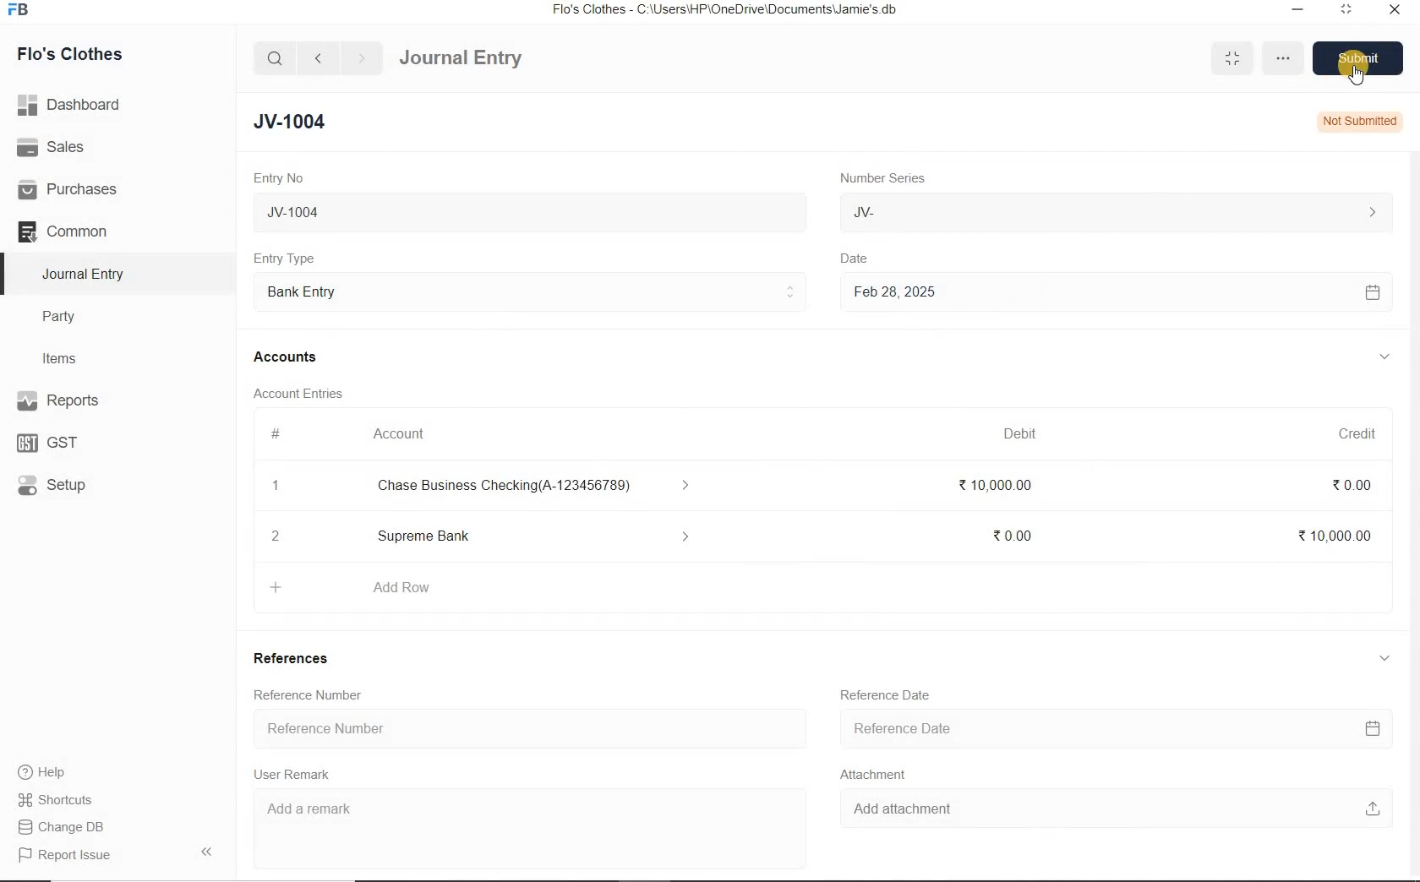  What do you see at coordinates (75, 188) in the screenshot?
I see `Purchases` at bounding box center [75, 188].